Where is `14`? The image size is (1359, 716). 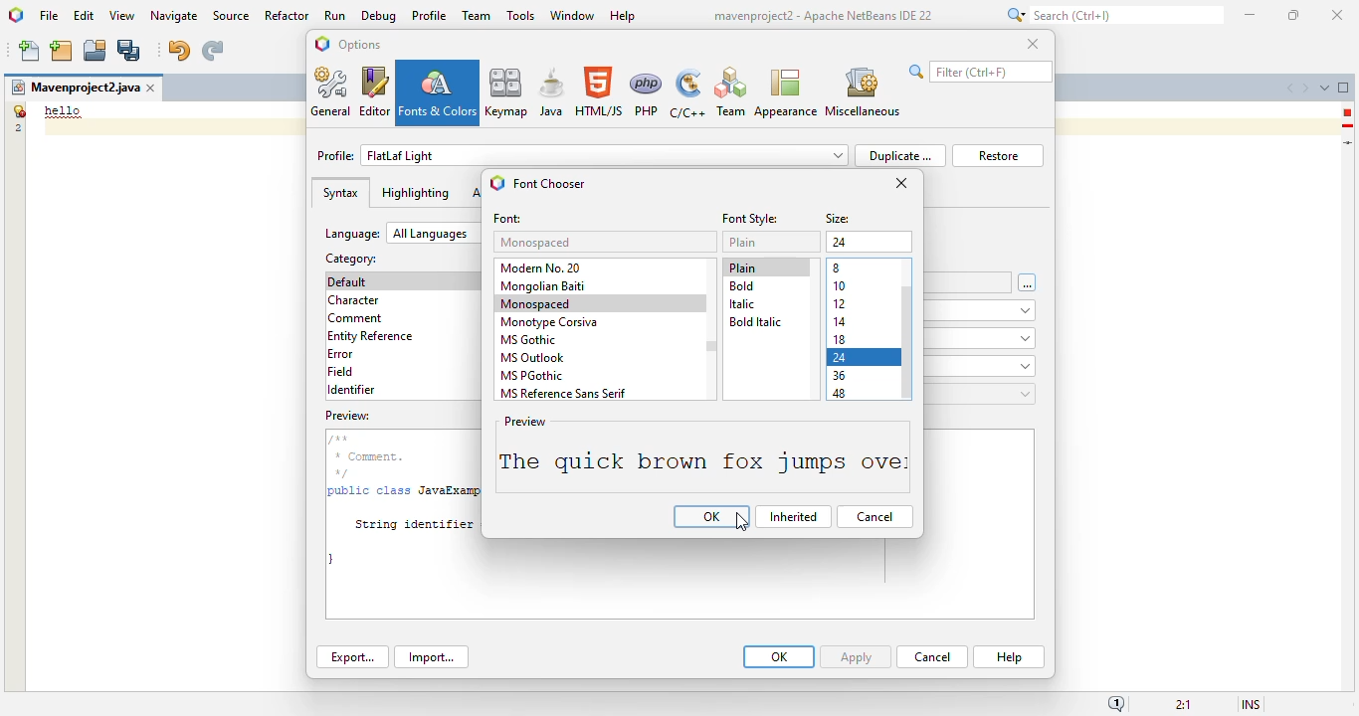 14 is located at coordinates (840, 322).